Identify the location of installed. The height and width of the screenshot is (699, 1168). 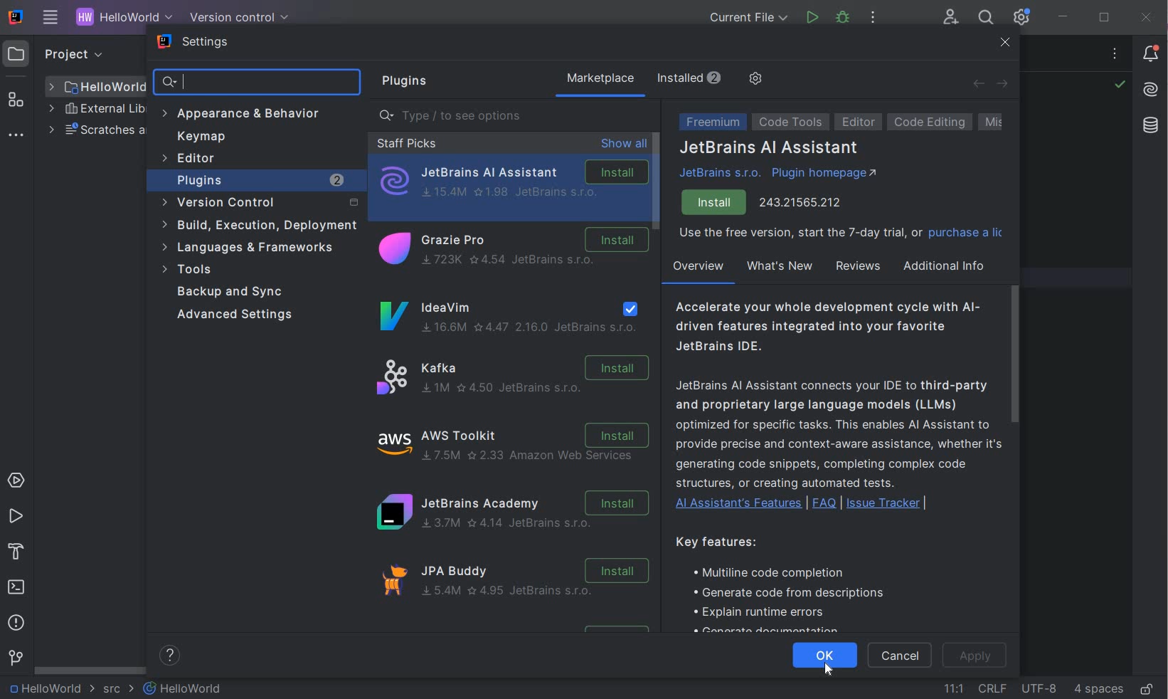
(692, 78).